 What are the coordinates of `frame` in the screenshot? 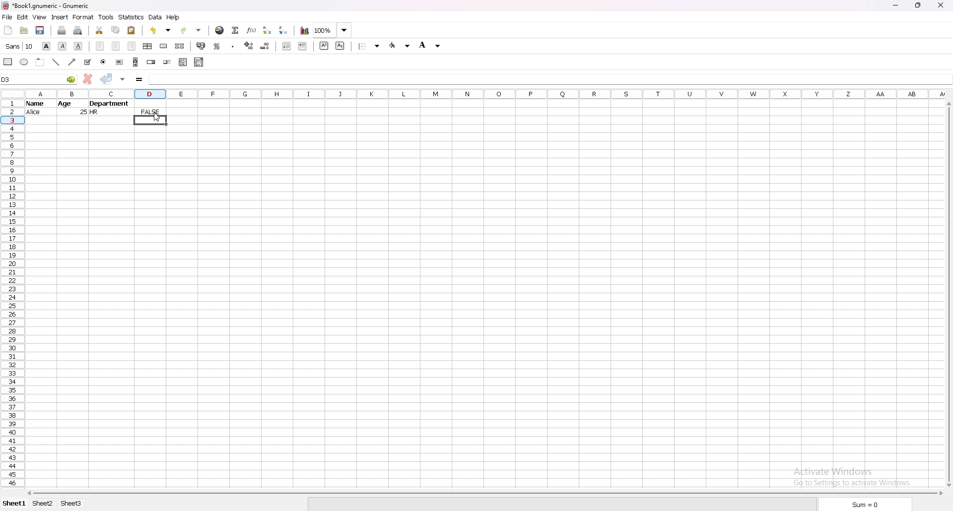 It's located at (42, 63).